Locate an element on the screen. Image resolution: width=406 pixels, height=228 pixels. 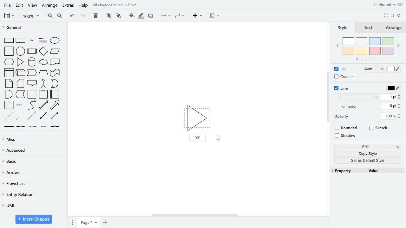
add page is located at coordinates (105, 222).